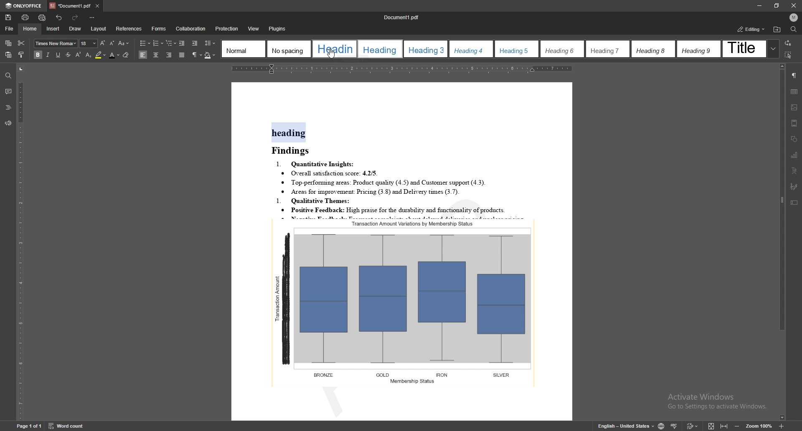 The height and width of the screenshot is (431, 802). Describe the element at coordinates (794, 91) in the screenshot. I see `table` at that location.